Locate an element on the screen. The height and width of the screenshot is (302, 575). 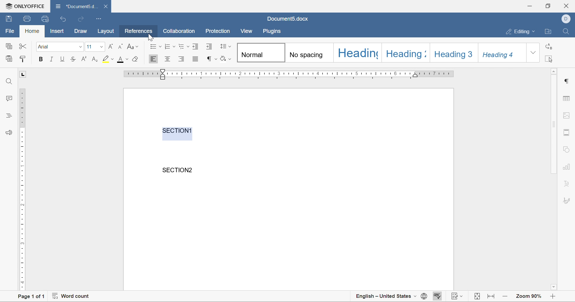
collaboration is located at coordinates (180, 31).